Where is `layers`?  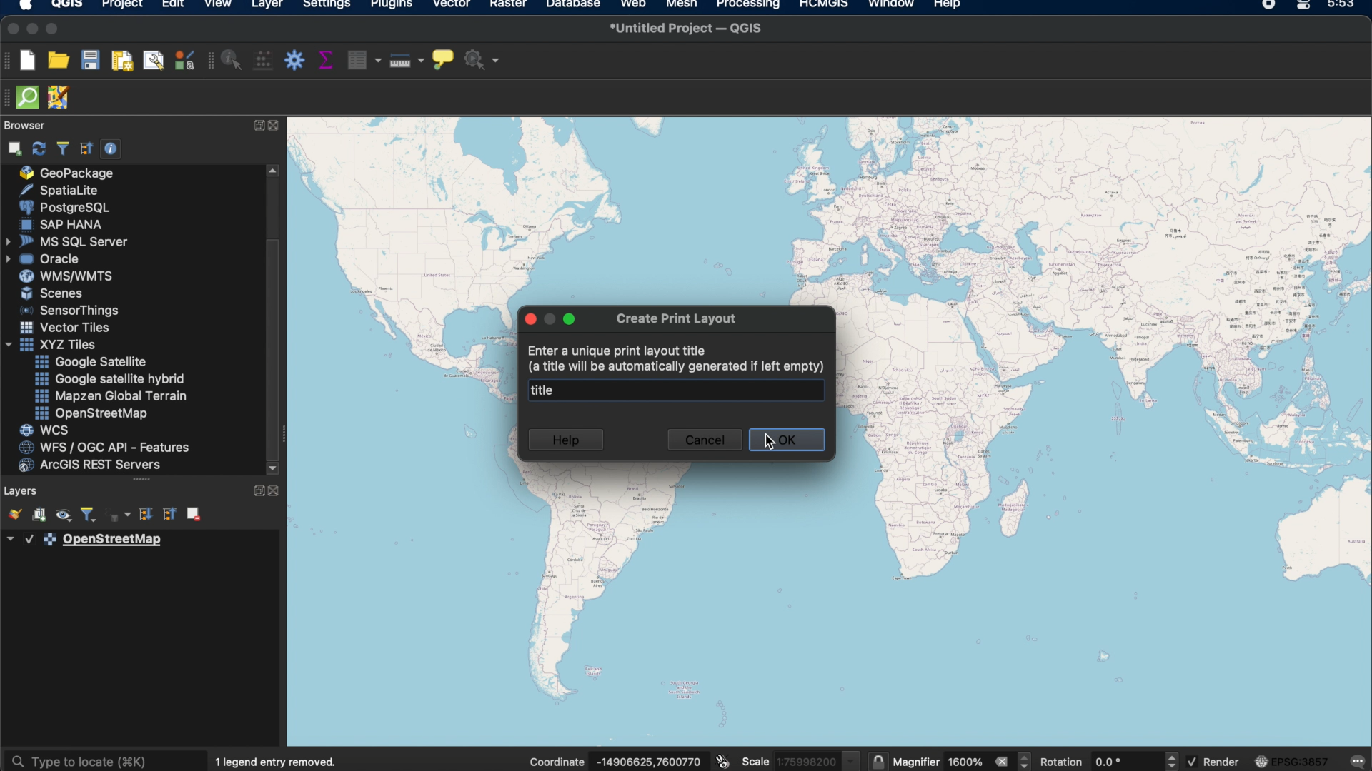
layers is located at coordinates (20, 490).